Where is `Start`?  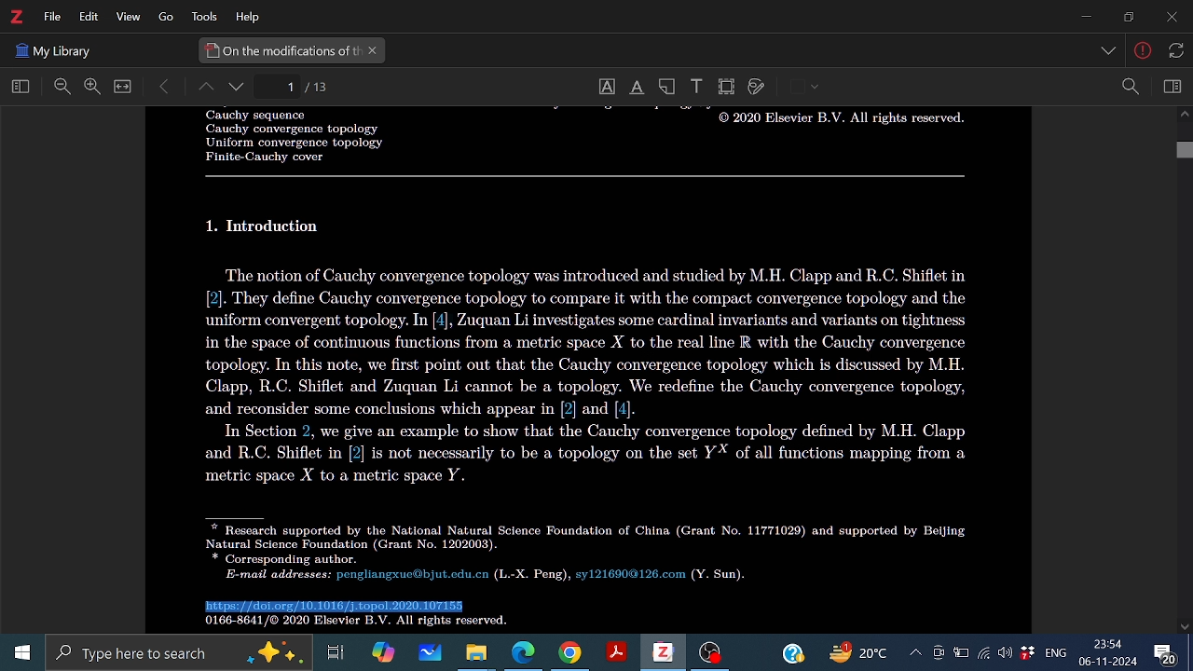 Start is located at coordinates (18, 653).